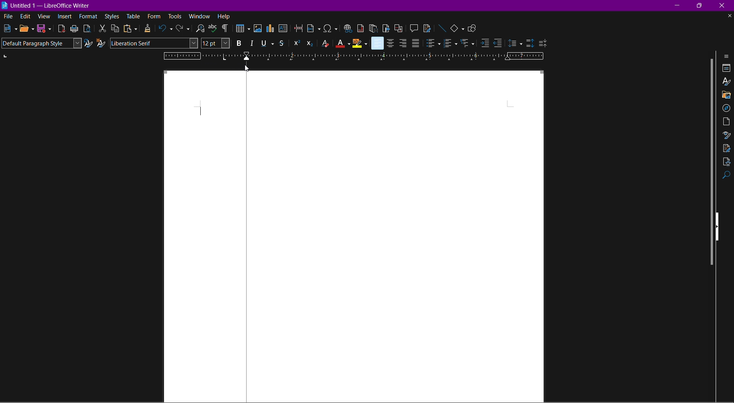  Describe the element at coordinates (89, 17) in the screenshot. I see `format` at that location.